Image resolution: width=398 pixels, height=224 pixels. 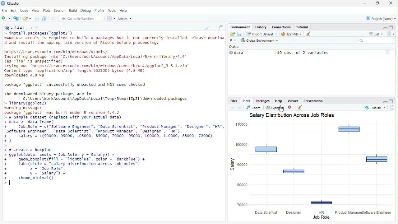 What do you see at coordinates (14, 3) in the screenshot?
I see `RStudio` at bounding box center [14, 3].